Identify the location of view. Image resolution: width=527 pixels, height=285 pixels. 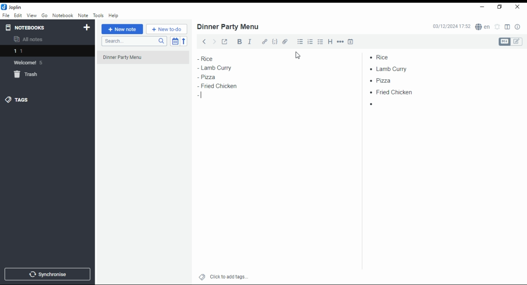
(31, 16).